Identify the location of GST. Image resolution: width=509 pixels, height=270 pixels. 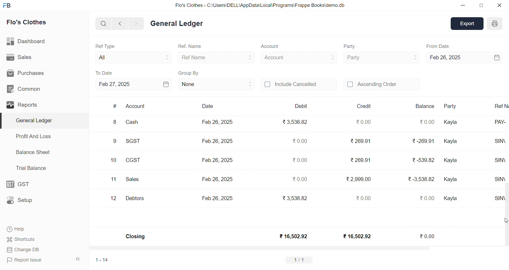
(21, 183).